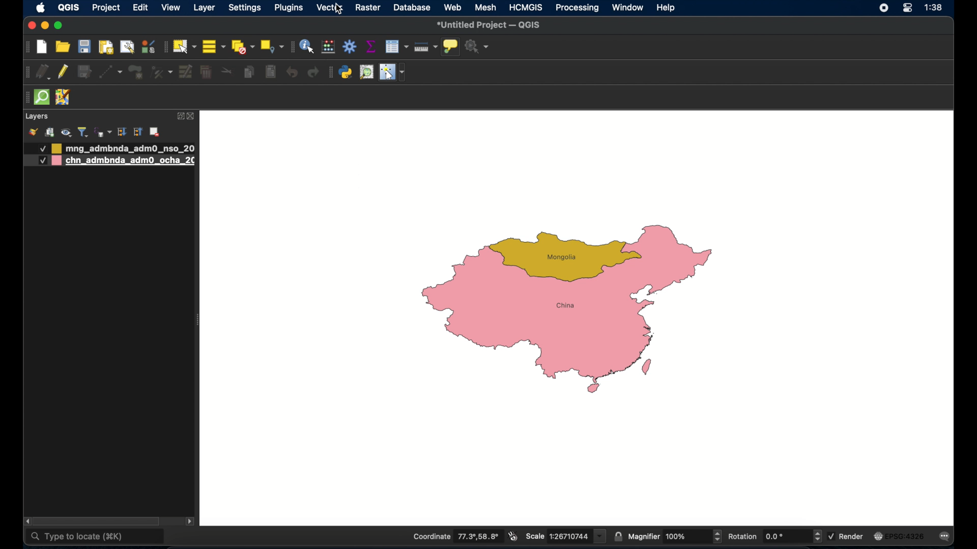 Image resolution: width=977 pixels, height=549 pixels. What do you see at coordinates (619, 535) in the screenshot?
I see `lock scale` at bounding box center [619, 535].